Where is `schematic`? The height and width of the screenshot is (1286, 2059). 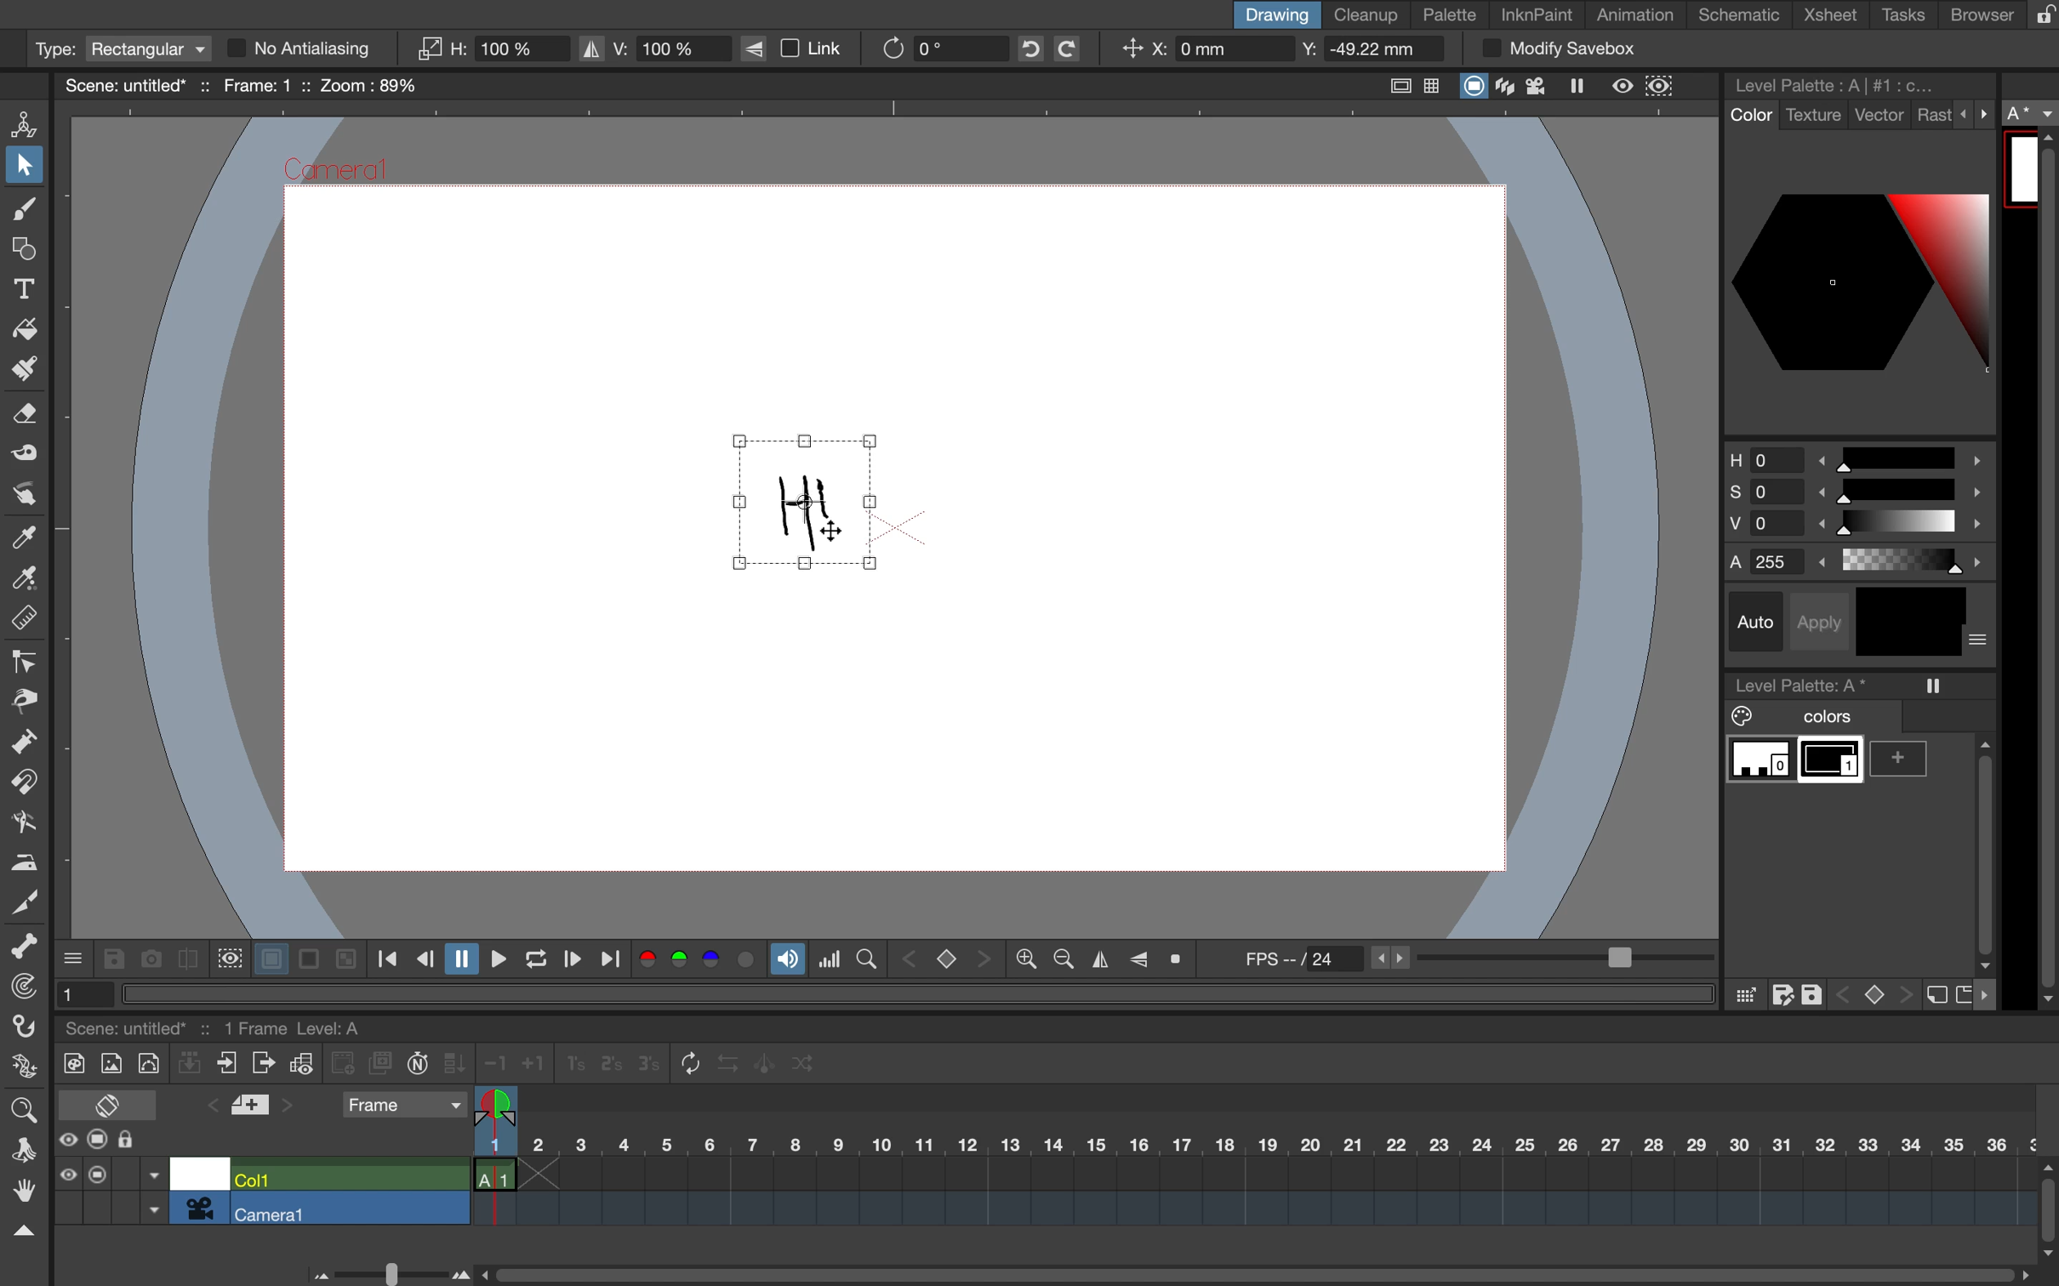
schematic is located at coordinates (1742, 15).